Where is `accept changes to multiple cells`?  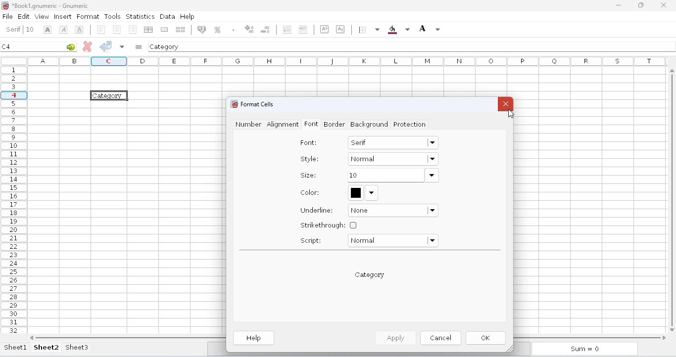 accept changes to multiple cells is located at coordinates (122, 46).